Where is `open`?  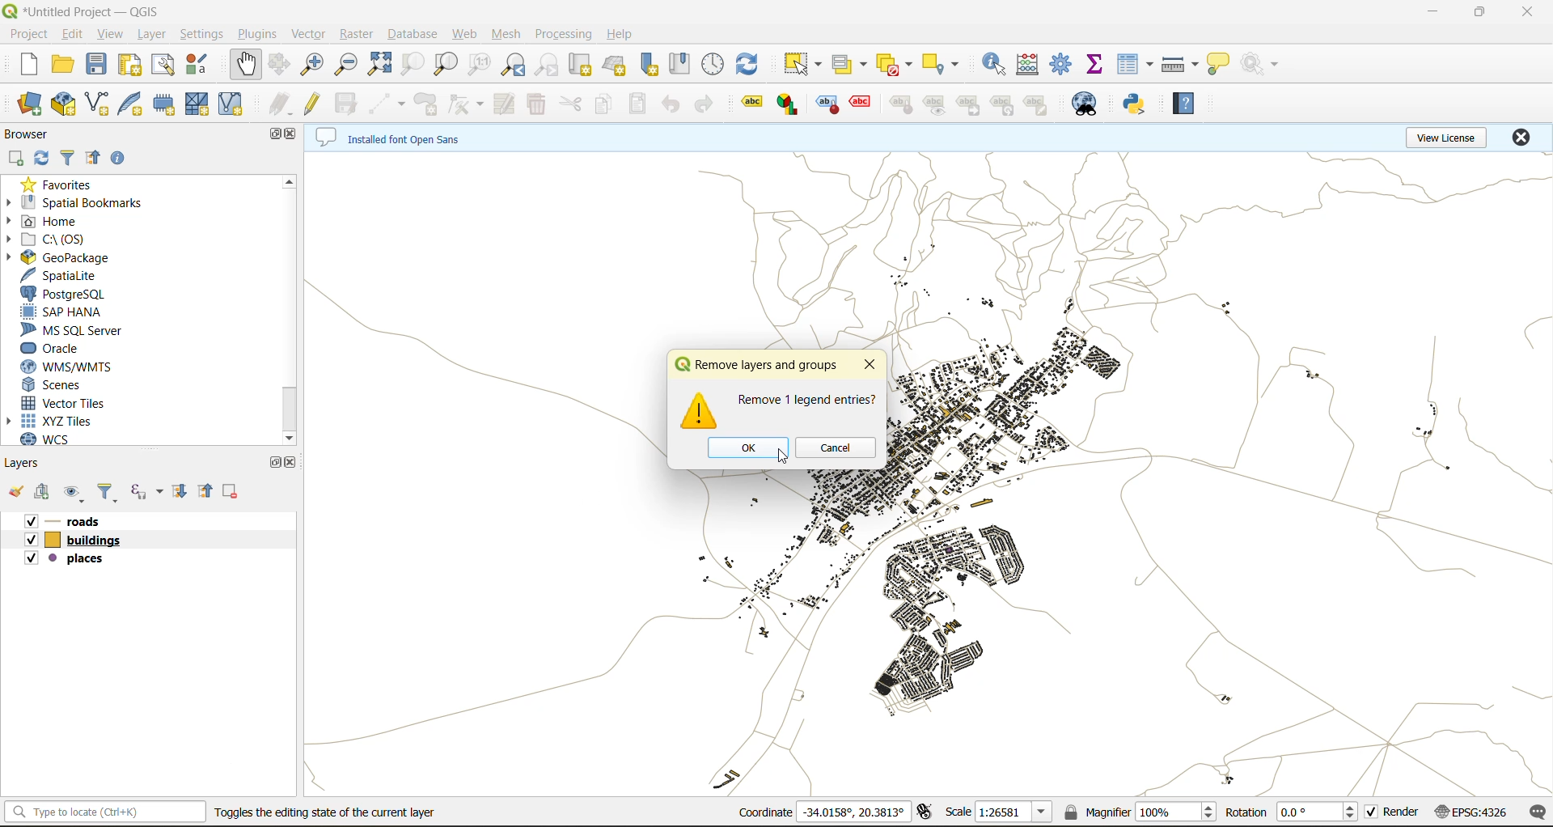
open is located at coordinates (61, 64).